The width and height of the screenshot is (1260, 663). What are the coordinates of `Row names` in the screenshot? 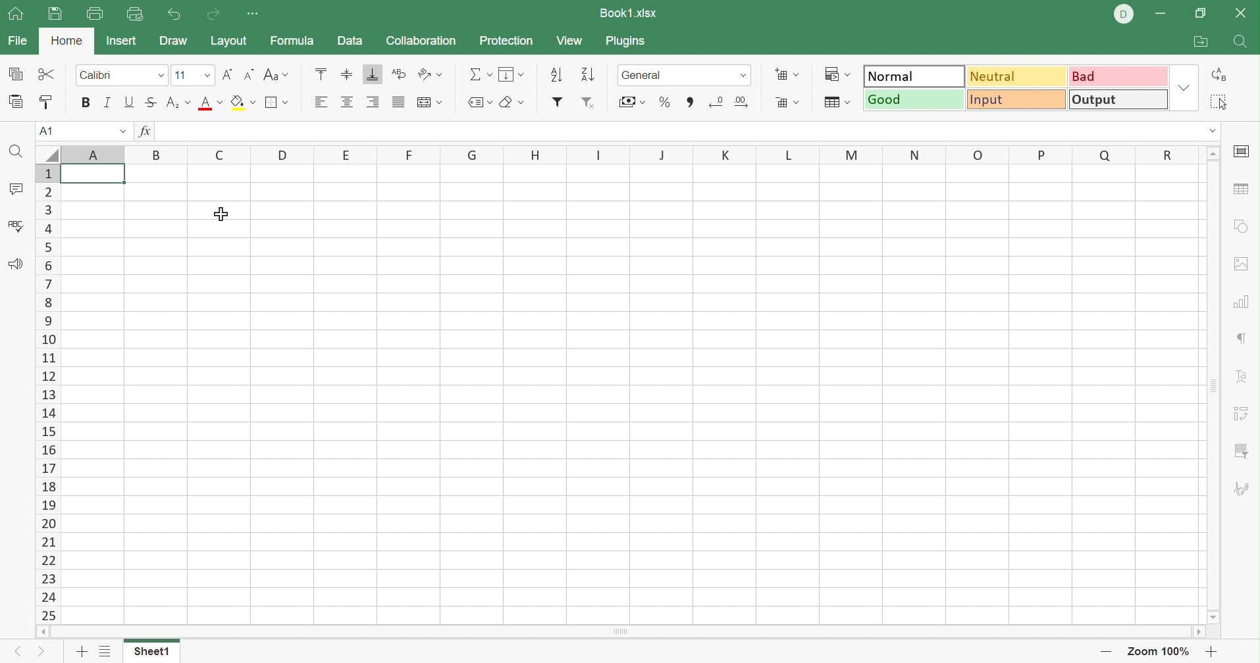 It's located at (47, 393).